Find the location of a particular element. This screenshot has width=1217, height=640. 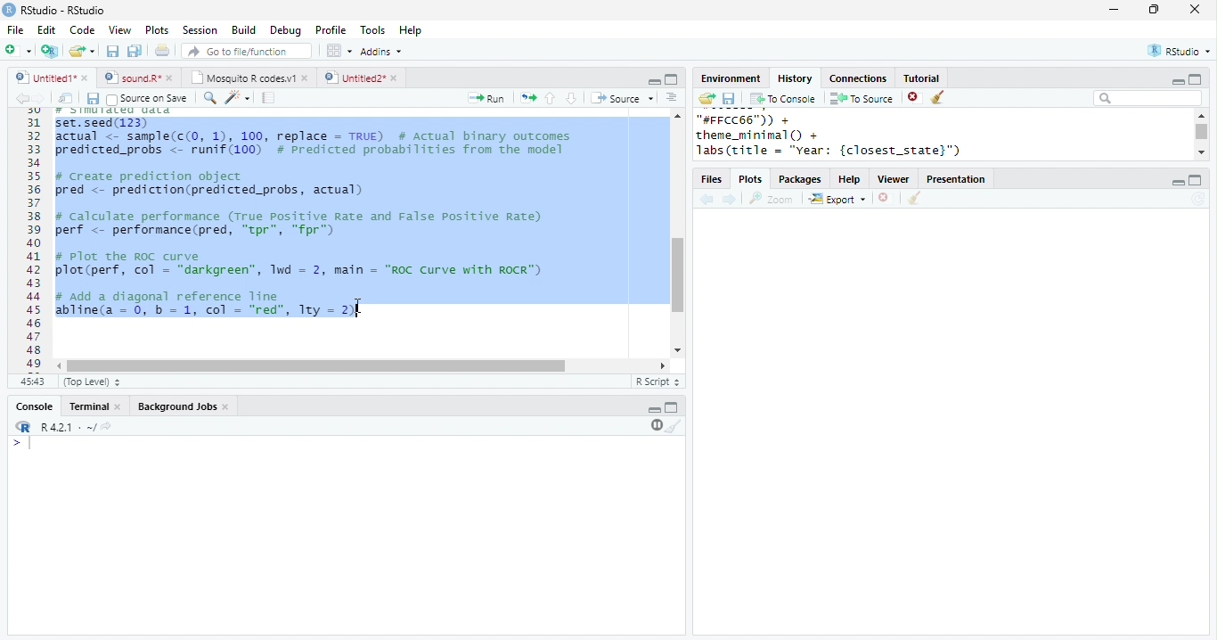

forward is located at coordinates (731, 201).